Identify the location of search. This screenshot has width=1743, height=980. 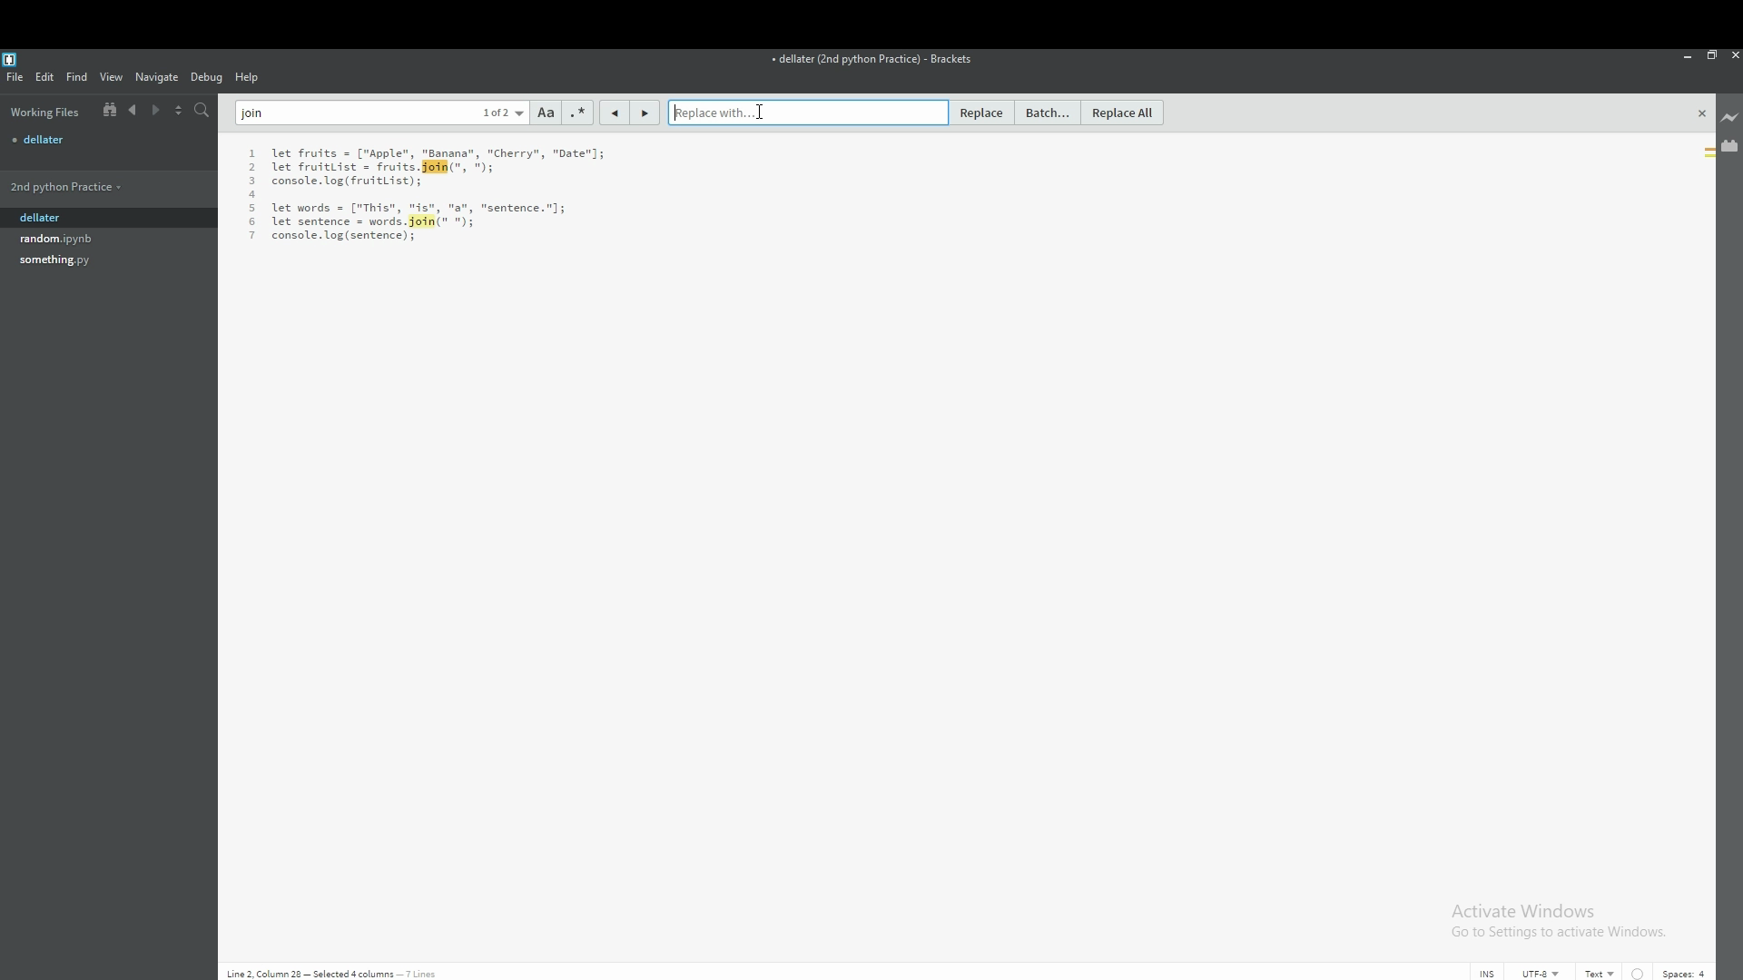
(202, 110).